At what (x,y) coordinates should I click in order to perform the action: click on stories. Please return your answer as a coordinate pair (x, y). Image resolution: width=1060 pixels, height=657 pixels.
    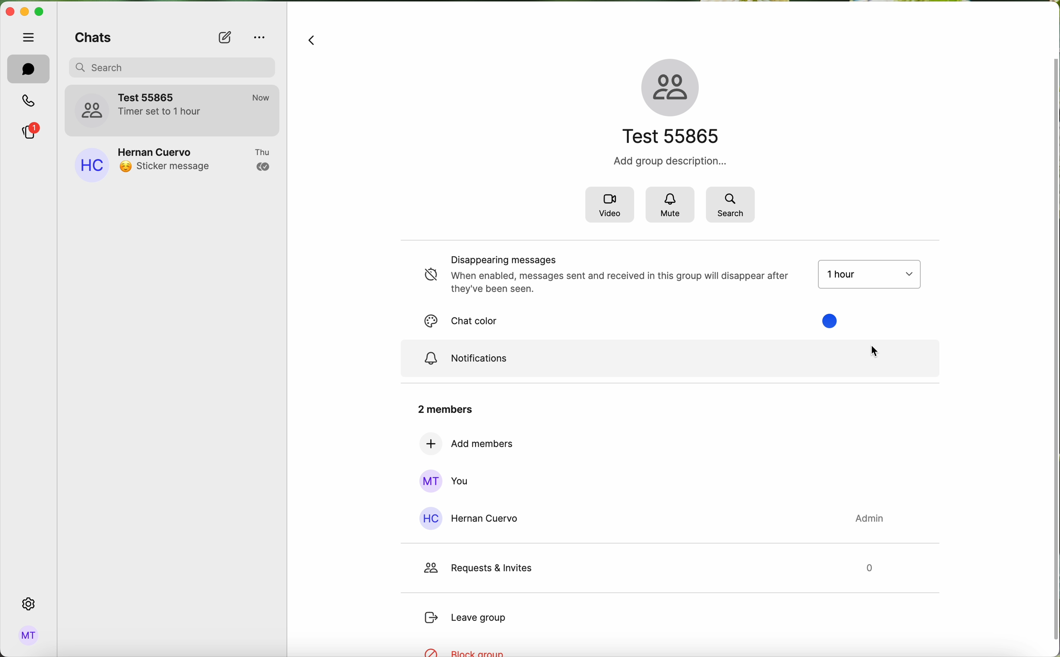
    Looking at the image, I should click on (30, 130).